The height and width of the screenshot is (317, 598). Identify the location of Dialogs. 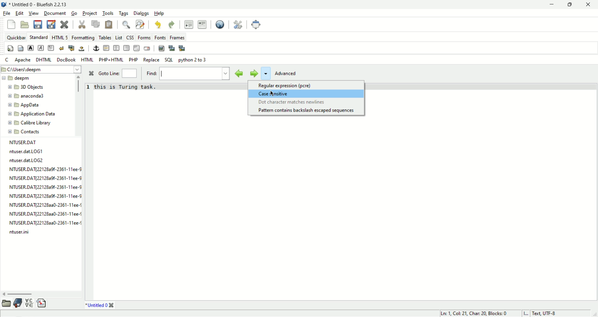
(141, 13).